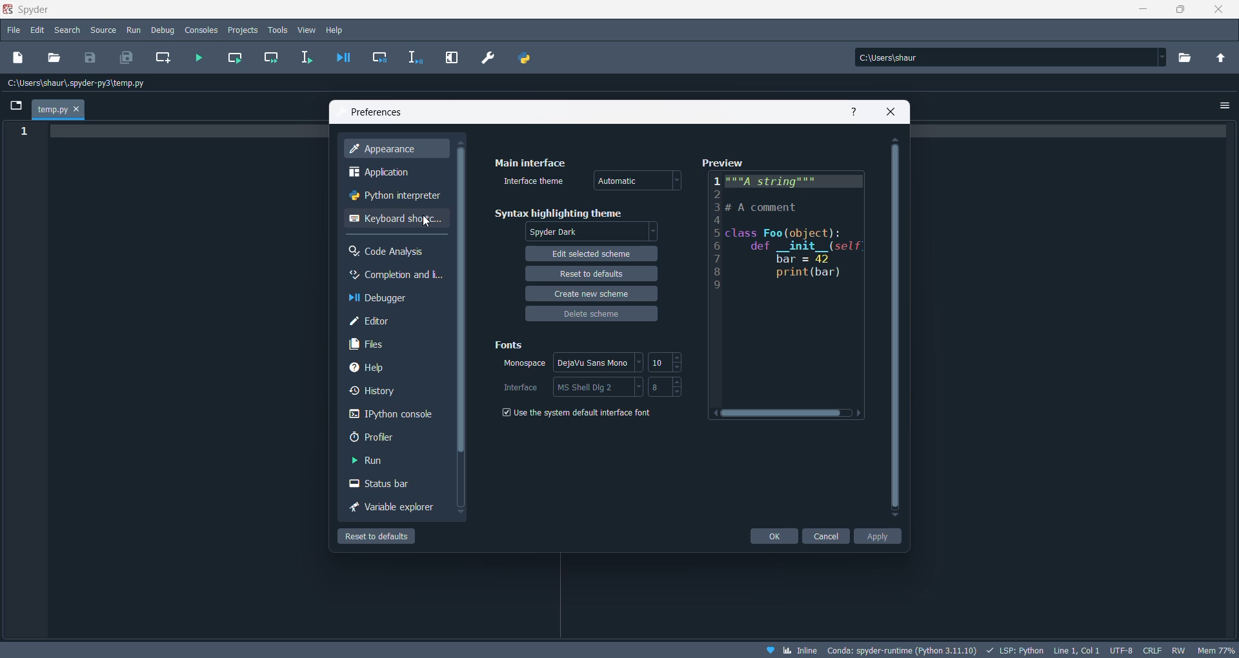  What do you see at coordinates (769, 650) in the screenshot?
I see `donate to spyder` at bounding box center [769, 650].